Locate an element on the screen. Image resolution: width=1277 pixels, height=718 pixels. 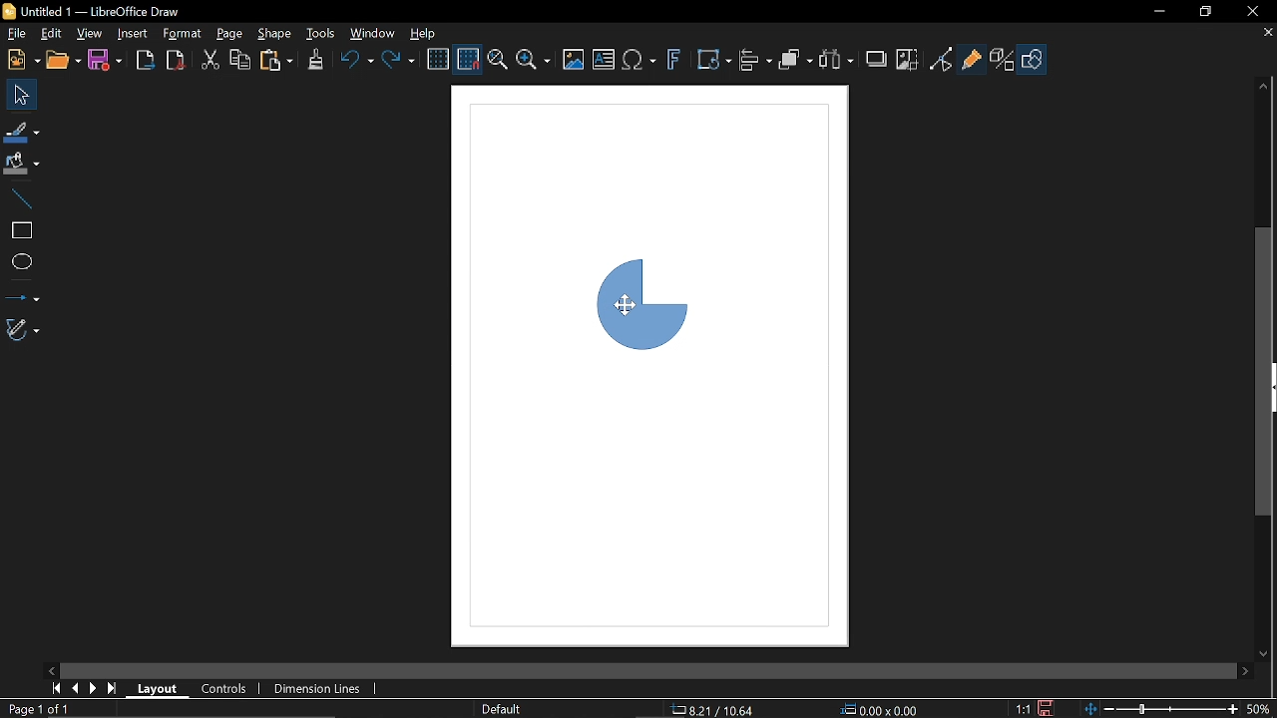
Insert image is located at coordinates (603, 59).